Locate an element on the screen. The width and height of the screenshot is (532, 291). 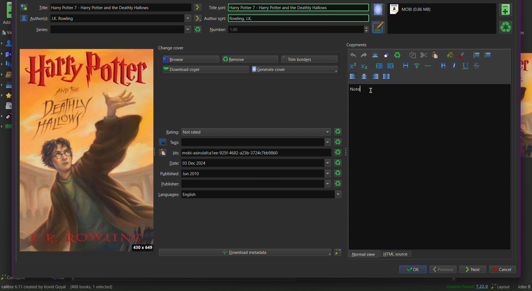
Identifiers is located at coordinates (9, 127).